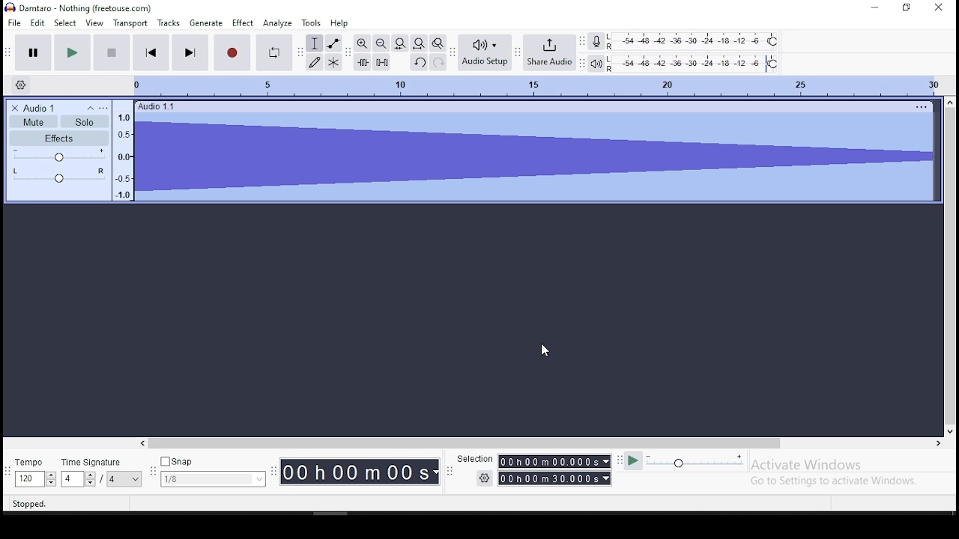 This screenshot has width=959, height=539. Describe the element at coordinates (101, 472) in the screenshot. I see `time signature` at that location.